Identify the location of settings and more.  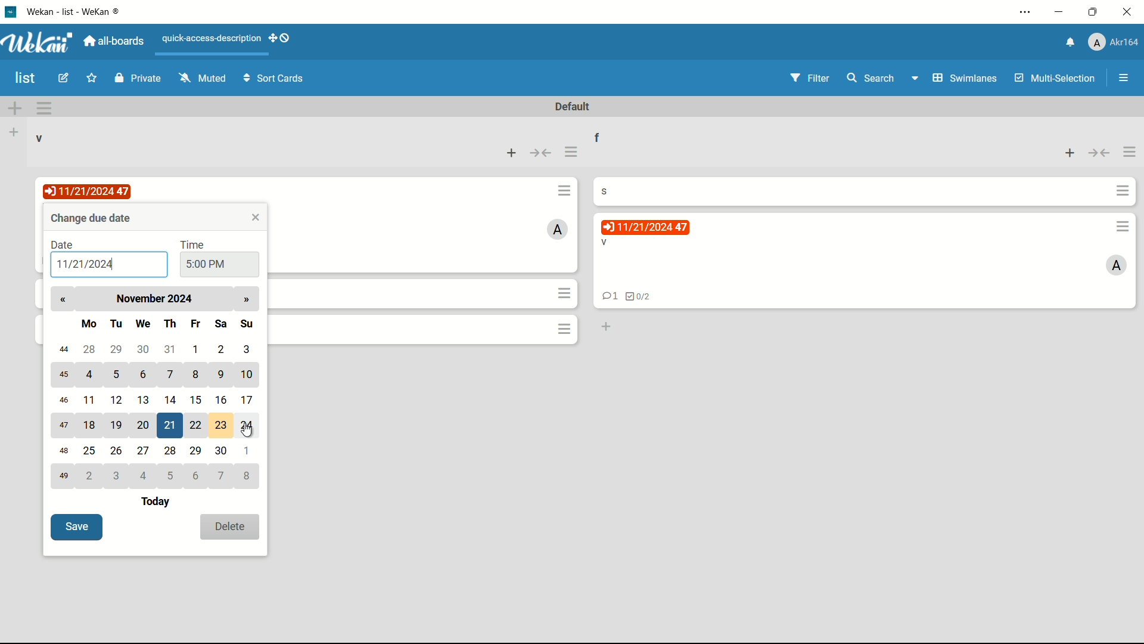
(1028, 12).